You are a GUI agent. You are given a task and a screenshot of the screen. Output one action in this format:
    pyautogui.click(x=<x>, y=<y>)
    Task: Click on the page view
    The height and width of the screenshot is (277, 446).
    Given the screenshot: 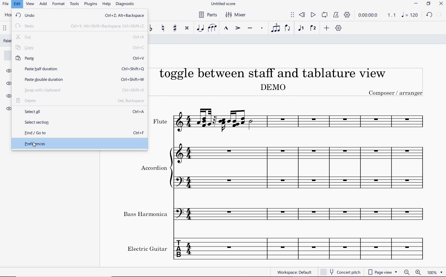 What is the action you would take?
    pyautogui.click(x=383, y=272)
    